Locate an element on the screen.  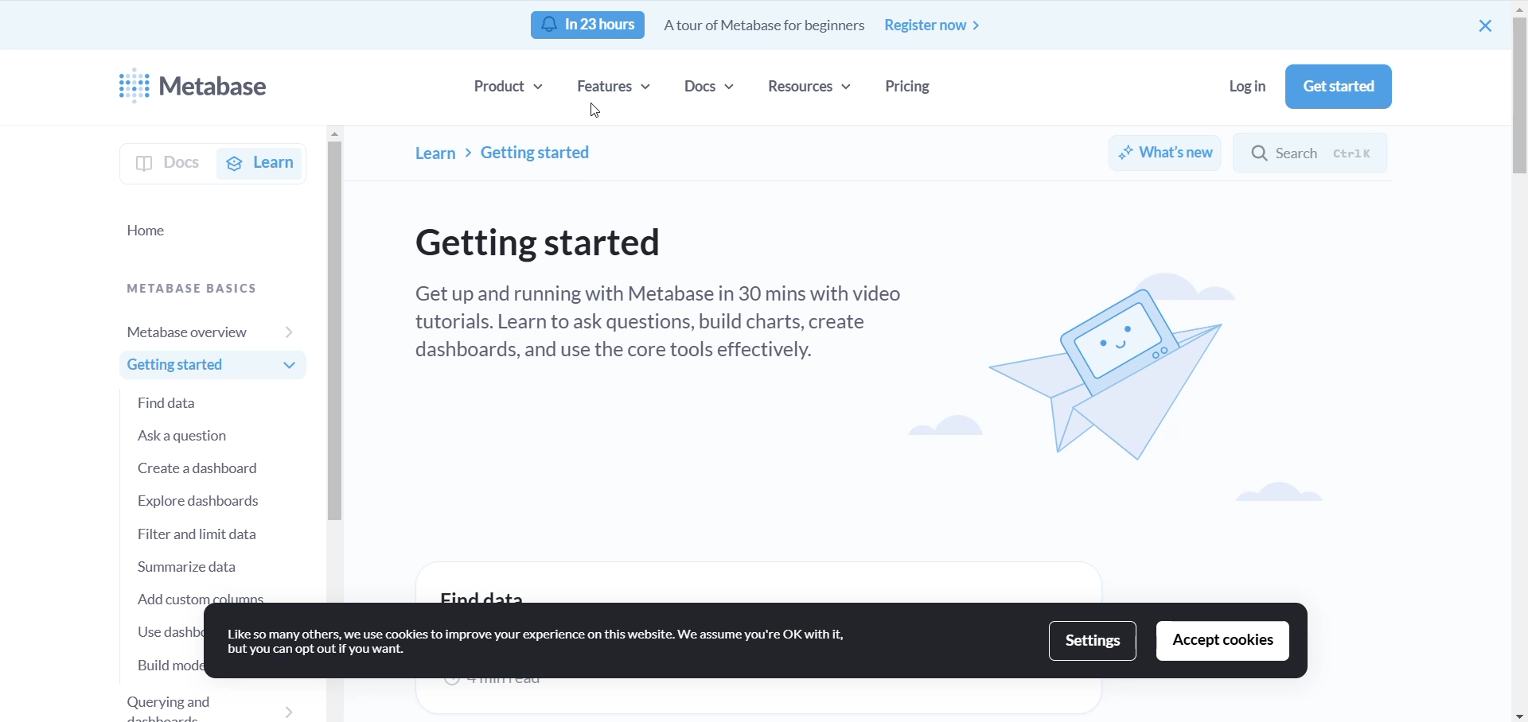
resources is located at coordinates (811, 87).